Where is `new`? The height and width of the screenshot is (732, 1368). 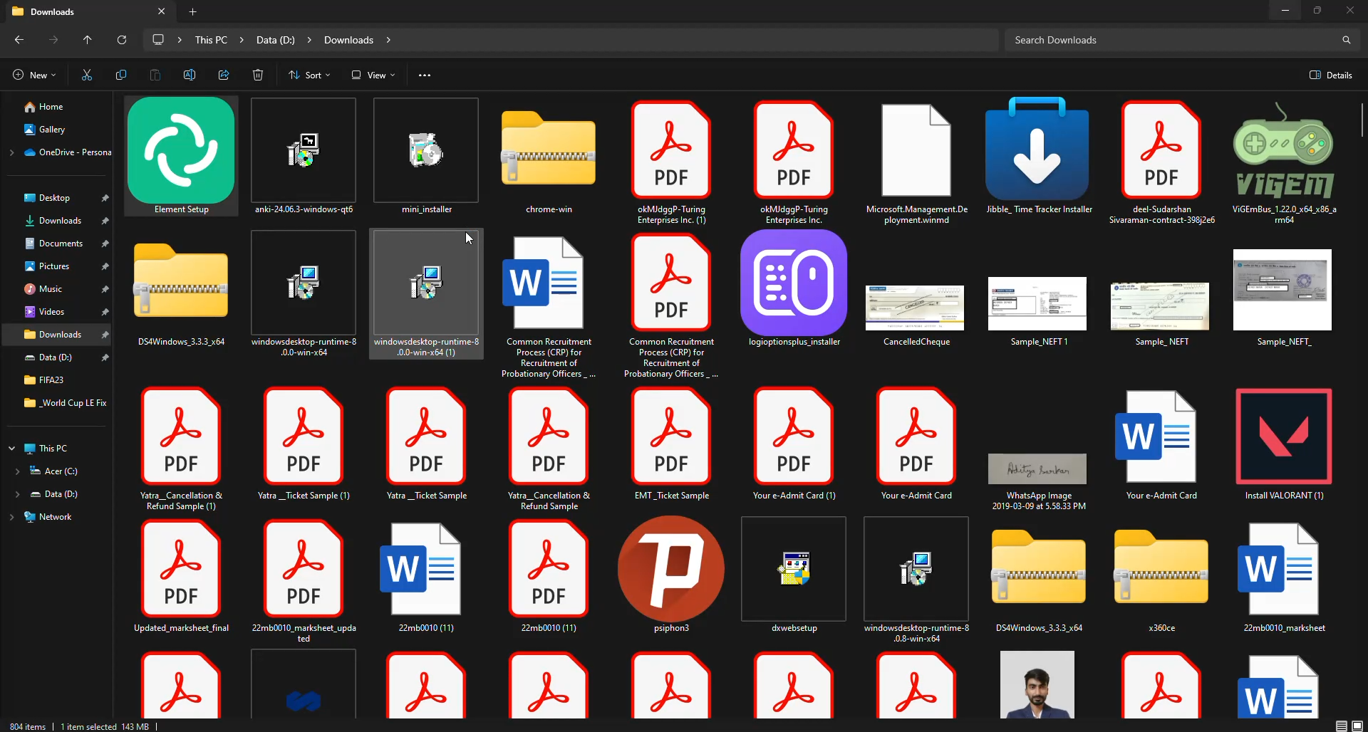
new is located at coordinates (31, 74).